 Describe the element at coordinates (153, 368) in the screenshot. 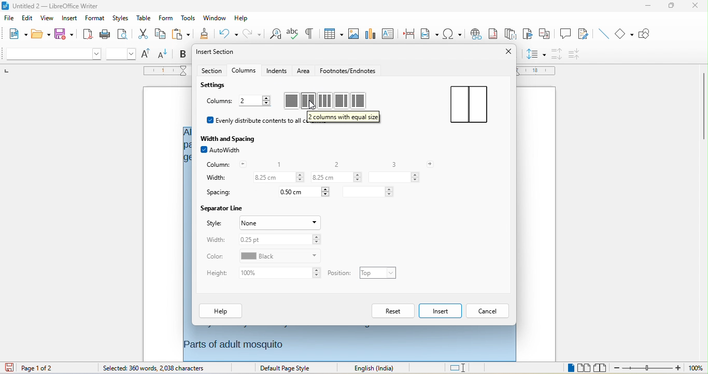

I see `selected: 360 words,2038 characters` at that location.